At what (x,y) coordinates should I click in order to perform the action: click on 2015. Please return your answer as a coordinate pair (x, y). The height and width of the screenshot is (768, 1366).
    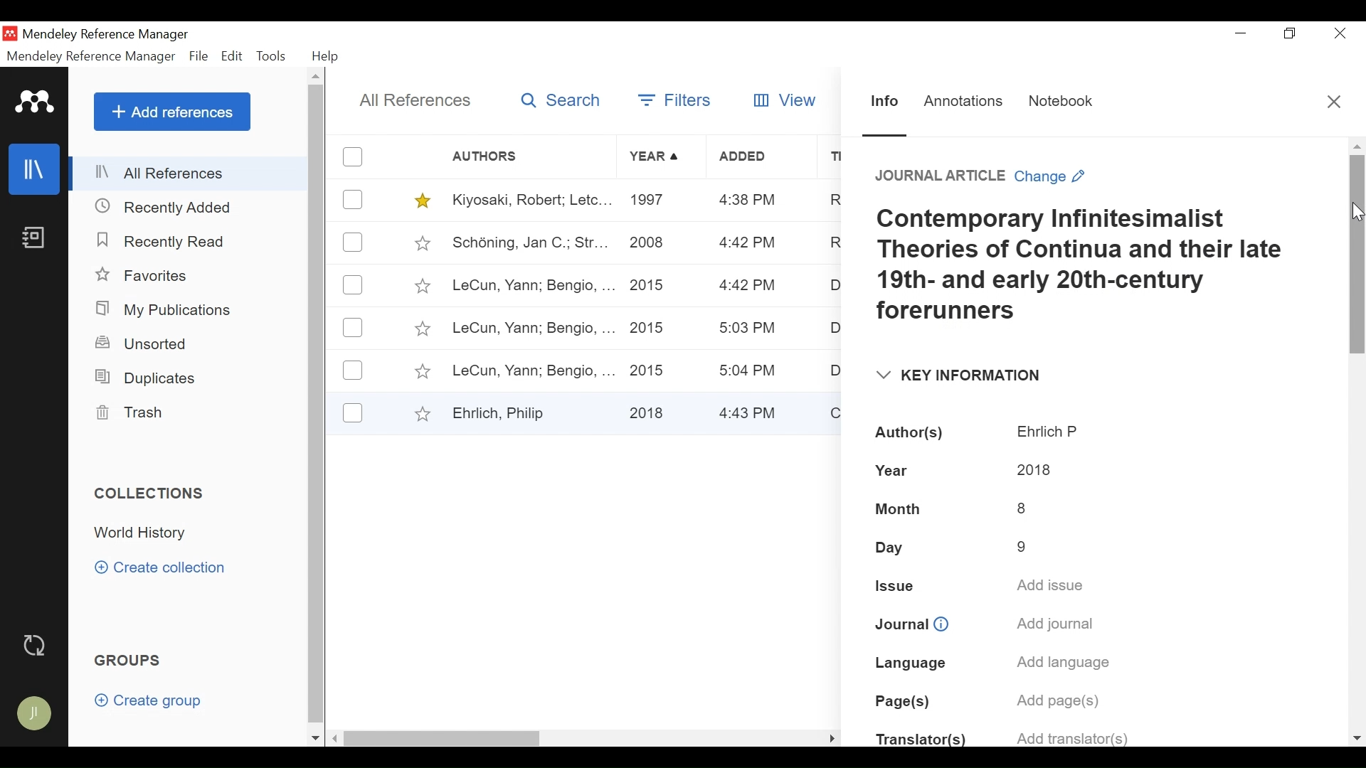
    Looking at the image, I should click on (650, 284).